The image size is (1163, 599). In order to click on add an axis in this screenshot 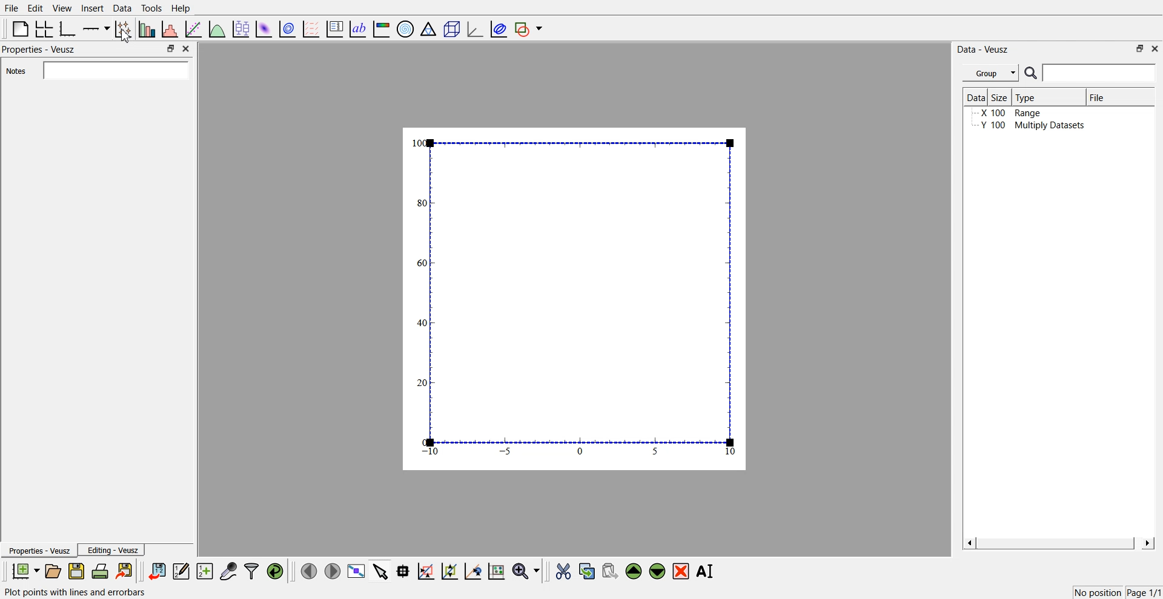, I will do `click(97, 28)`.